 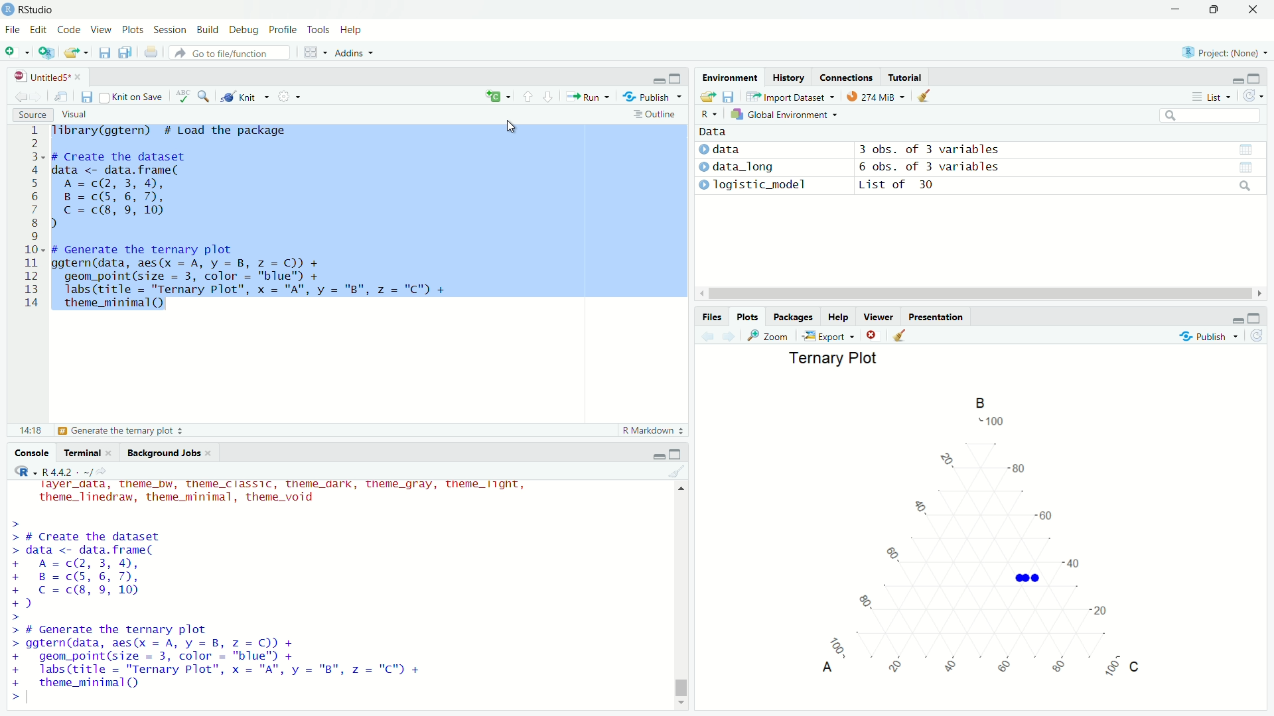 What do you see at coordinates (224, 52) in the screenshot?
I see `Go to file/function` at bounding box center [224, 52].